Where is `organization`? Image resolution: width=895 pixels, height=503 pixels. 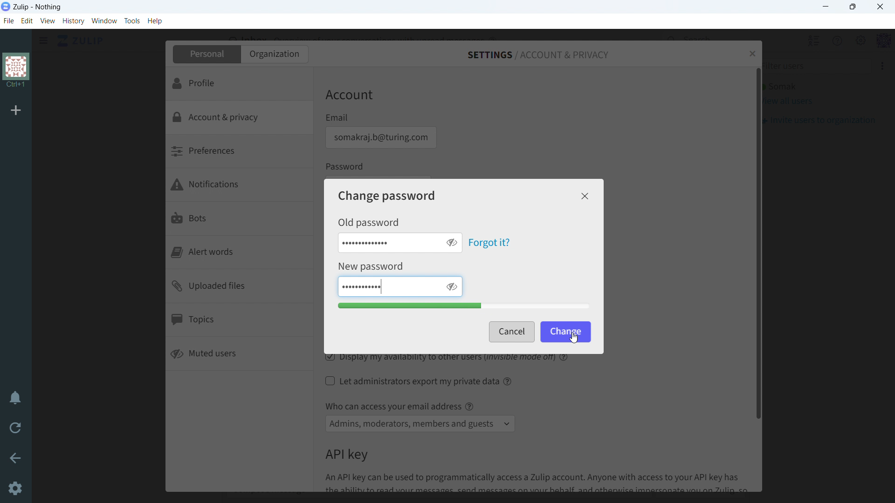
organization is located at coordinates (274, 54).